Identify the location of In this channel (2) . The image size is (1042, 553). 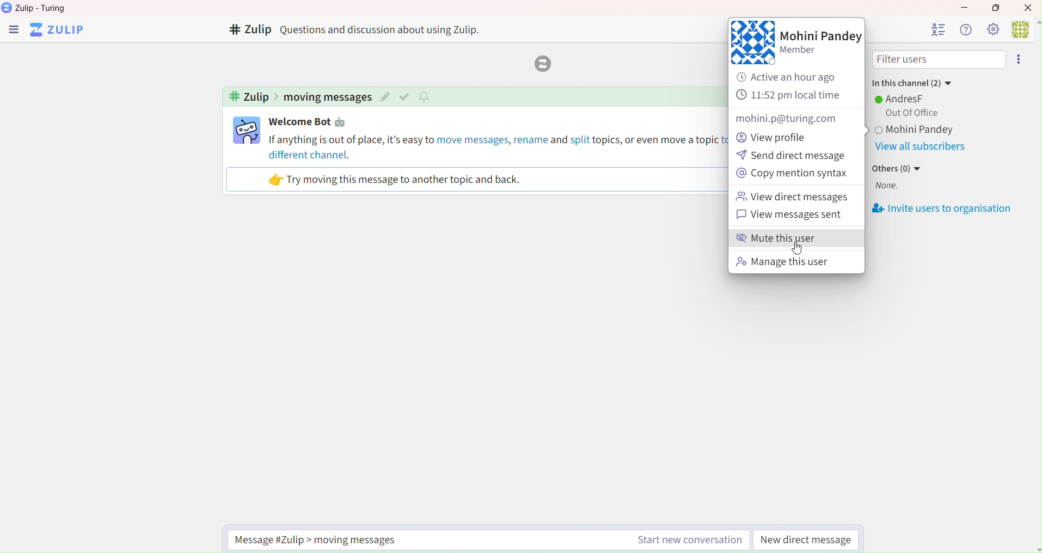
(911, 81).